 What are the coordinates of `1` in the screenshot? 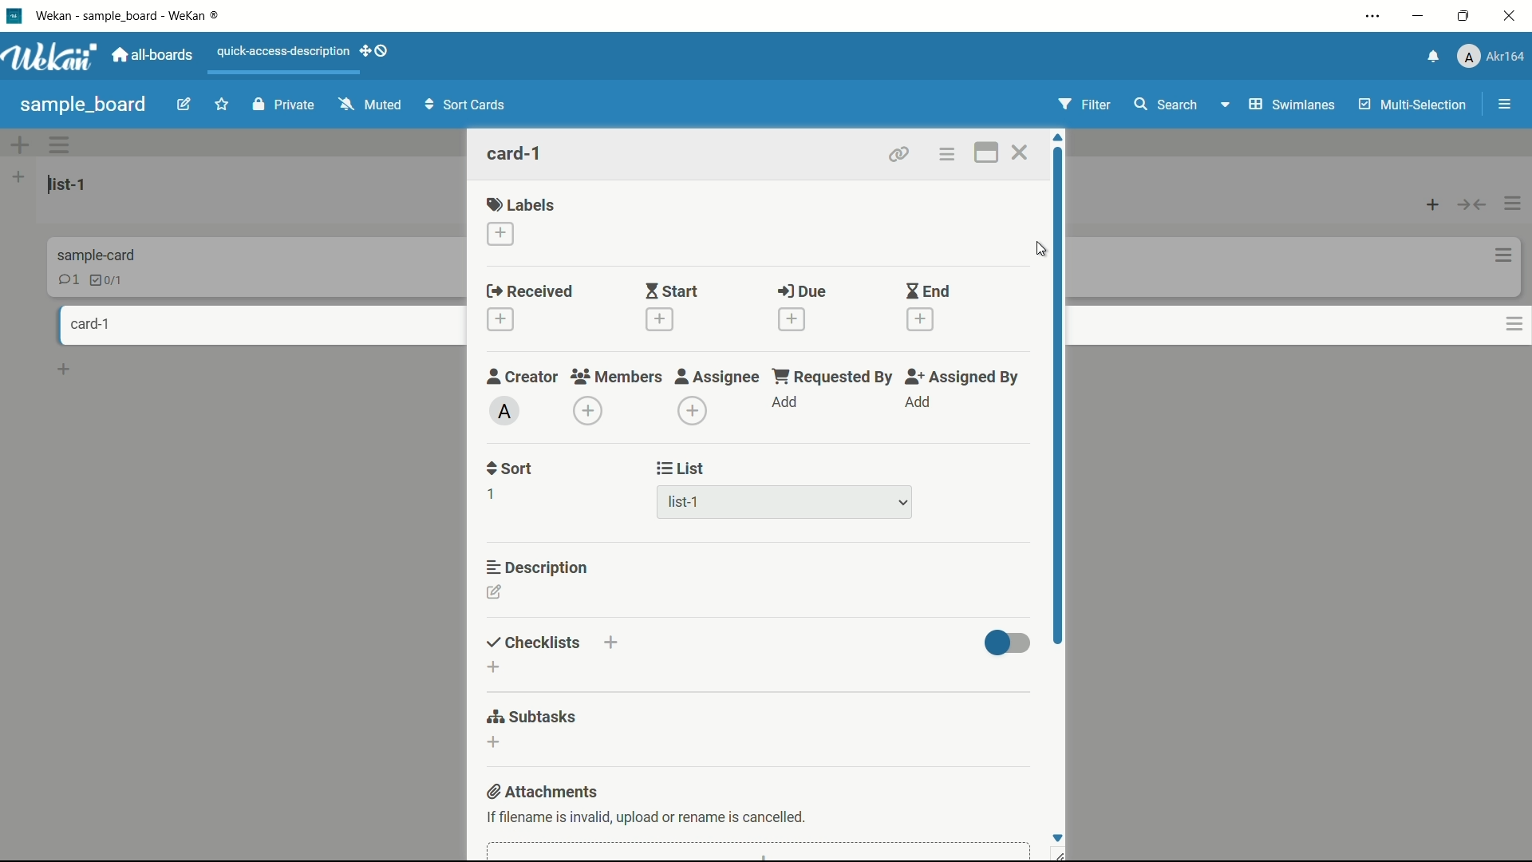 It's located at (494, 505).